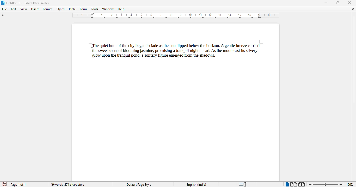 This screenshot has width=356, height=187. I want to click on insert, so click(35, 9).